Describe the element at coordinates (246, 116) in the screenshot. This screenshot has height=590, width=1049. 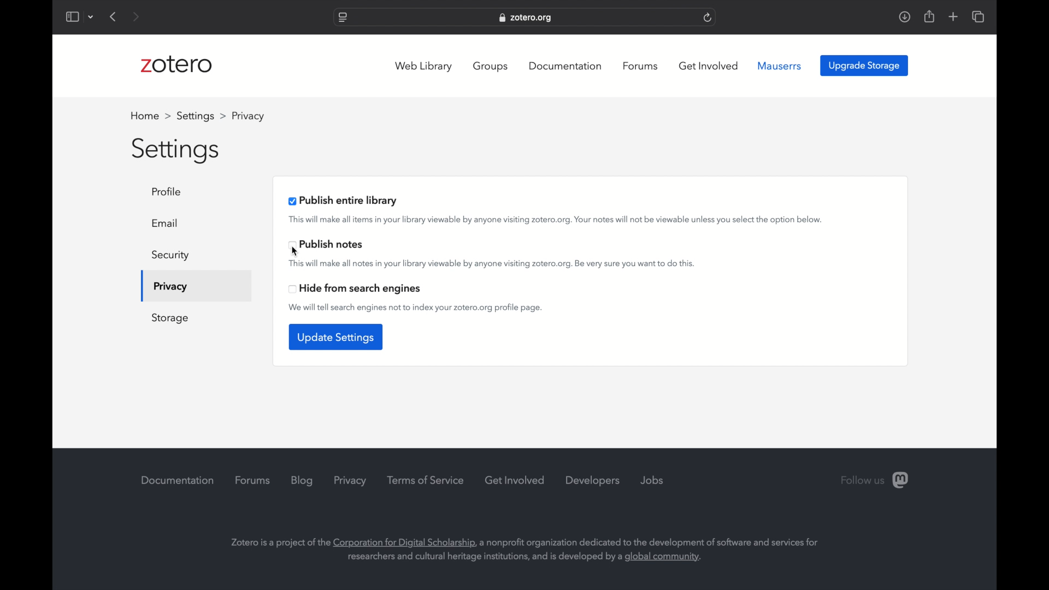
I see `profile` at that location.